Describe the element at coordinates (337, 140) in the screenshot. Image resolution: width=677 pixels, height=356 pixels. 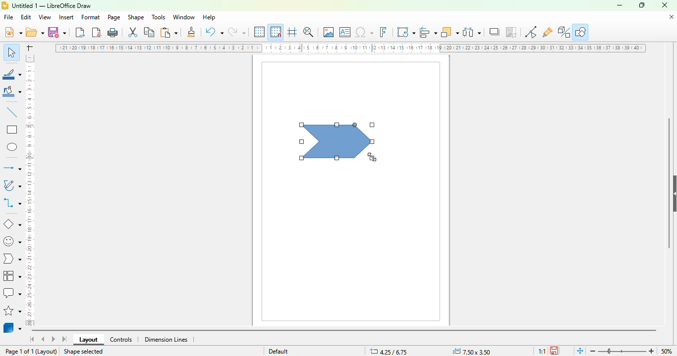
I see `chevron arrow shape inserted` at that location.